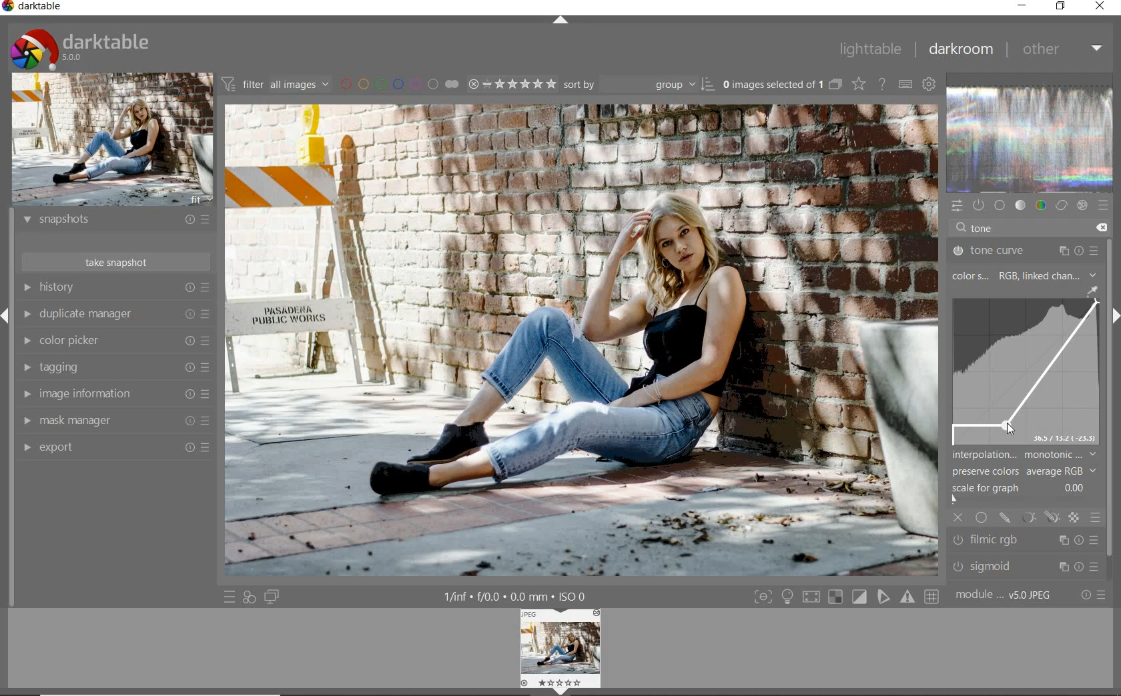  What do you see at coordinates (1082, 207) in the screenshot?
I see `effect` at bounding box center [1082, 207].